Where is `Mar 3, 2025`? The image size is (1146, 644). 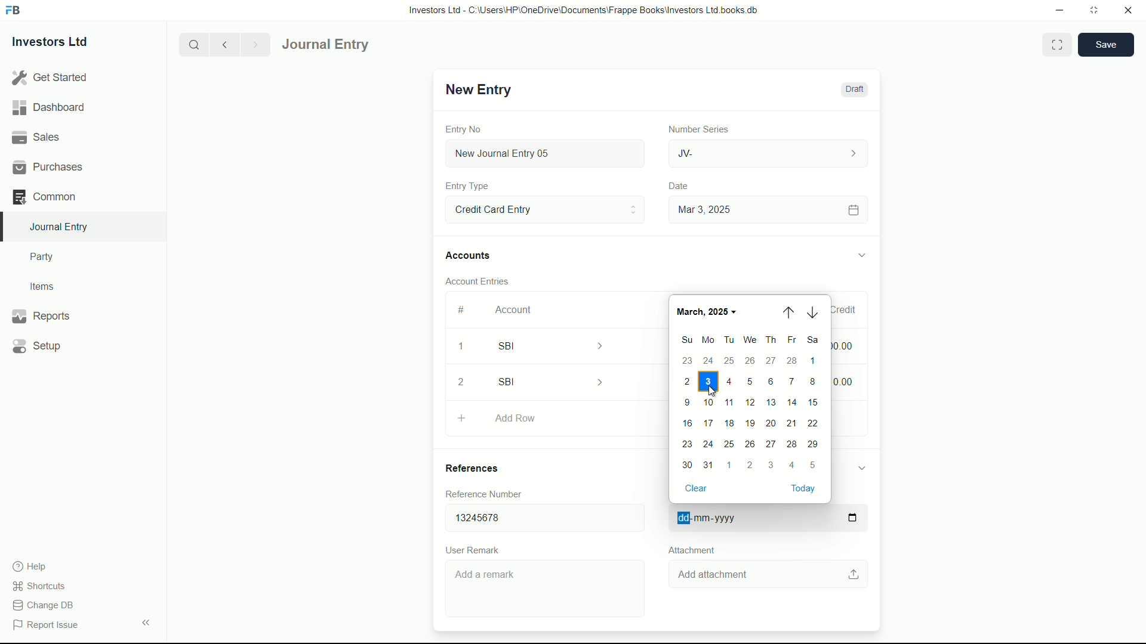
Mar 3, 2025 is located at coordinates (766, 209).